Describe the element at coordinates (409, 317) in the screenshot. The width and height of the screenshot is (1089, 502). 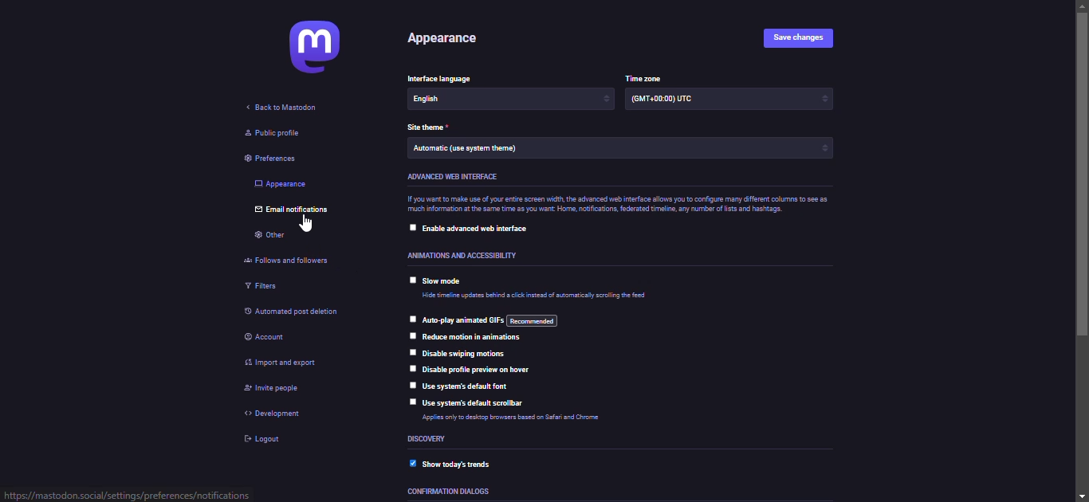
I see `click to select` at that location.